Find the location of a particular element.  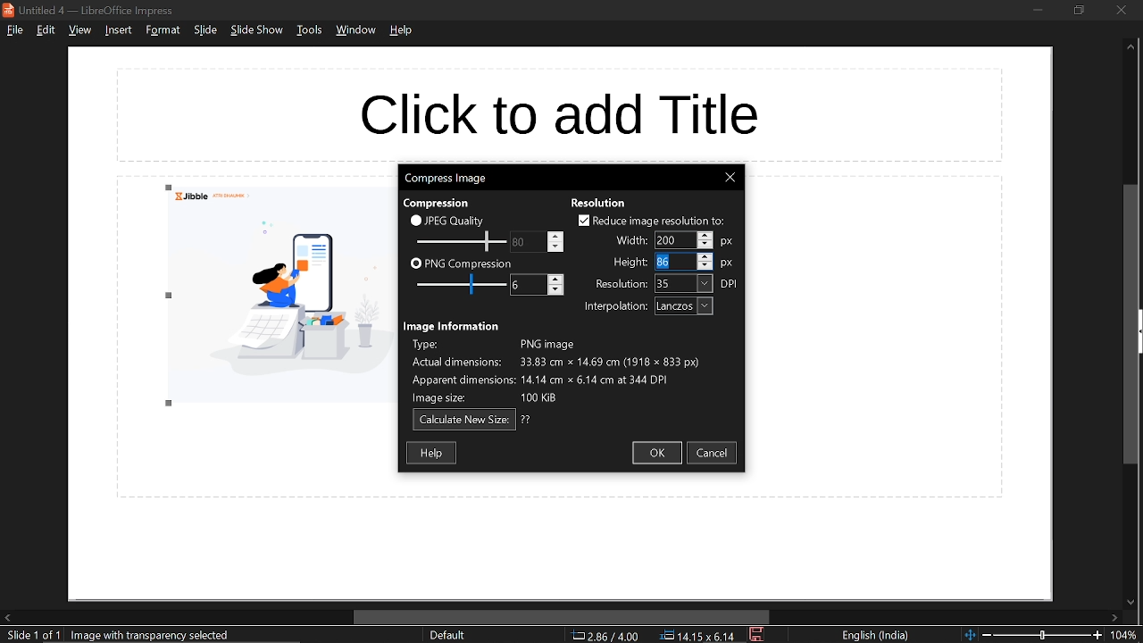

resolution unit: DPI is located at coordinates (730, 284).